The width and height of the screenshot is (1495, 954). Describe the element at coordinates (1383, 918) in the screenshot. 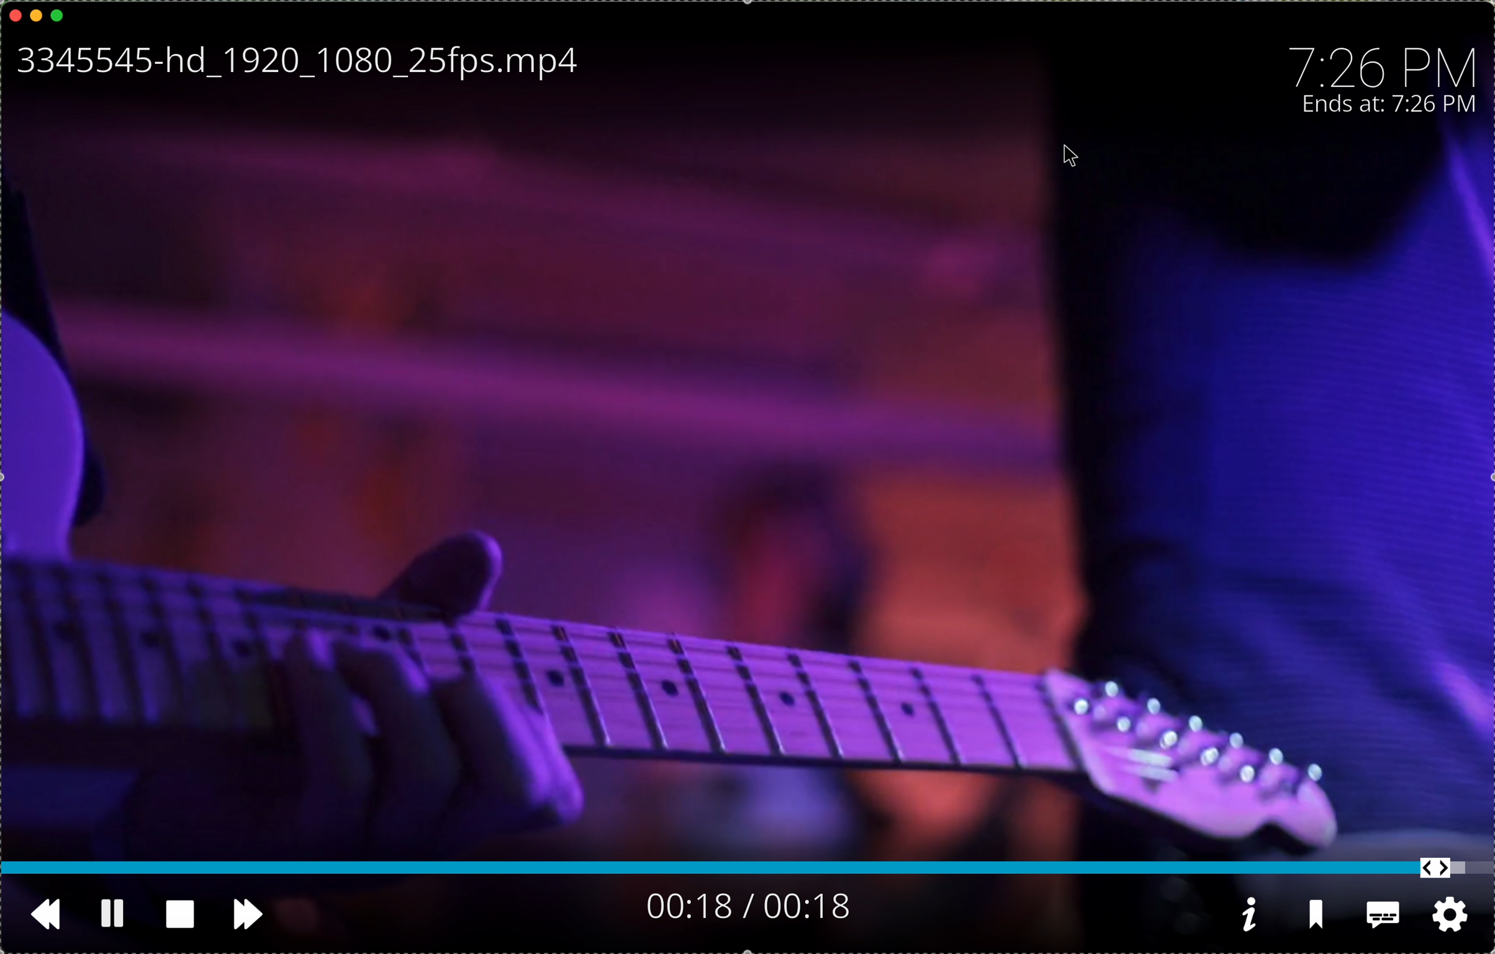

I see `subtitles` at that location.